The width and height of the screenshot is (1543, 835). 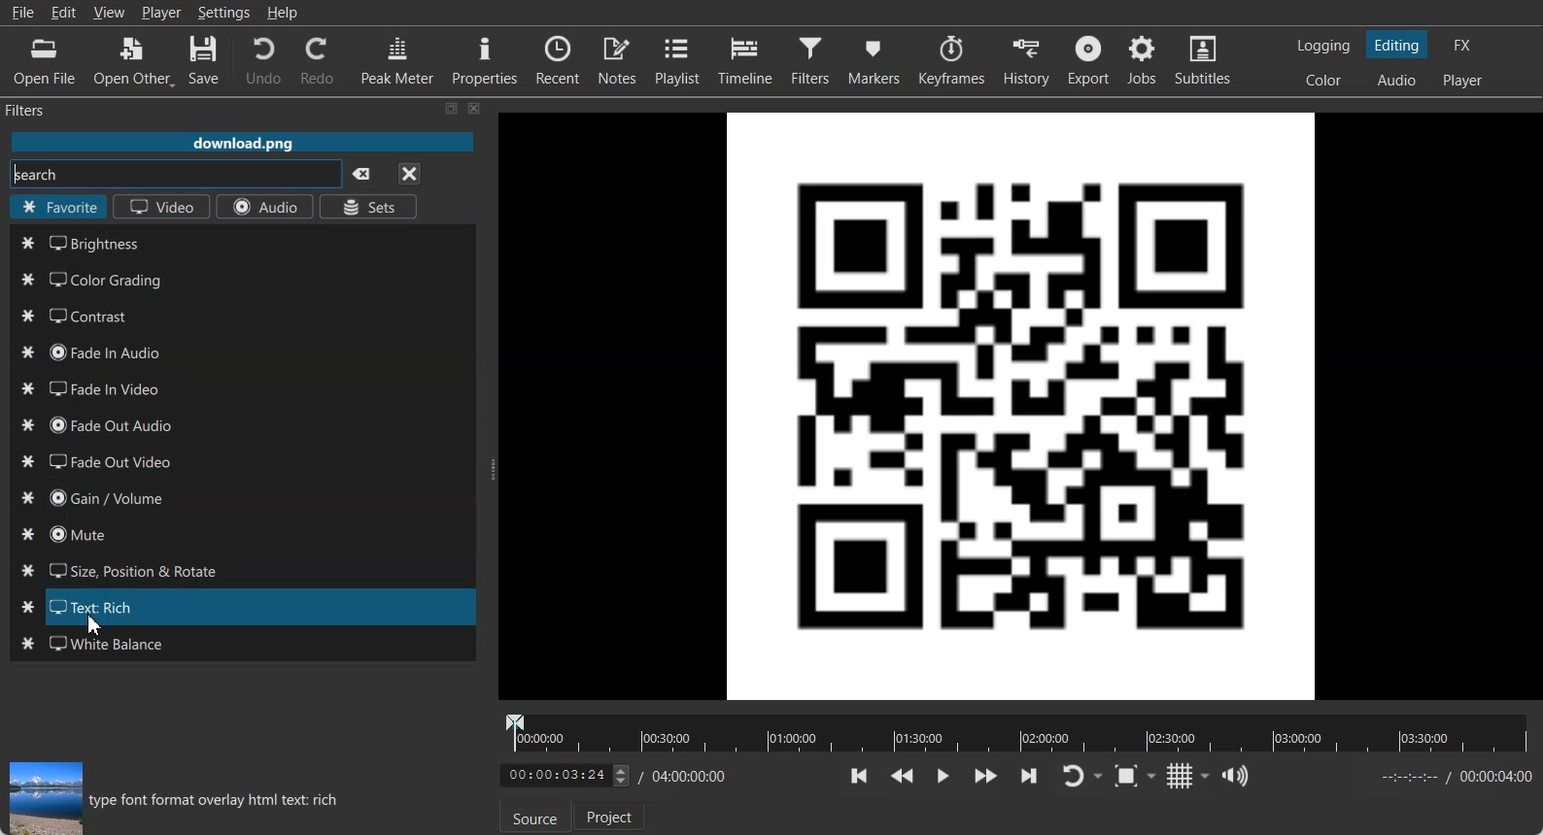 What do you see at coordinates (1236, 777) in the screenshot?
I see `Show the volume control` at bounding box center [1236, 777].